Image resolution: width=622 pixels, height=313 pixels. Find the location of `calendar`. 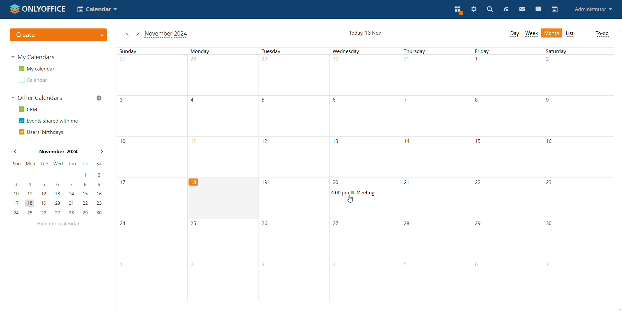

calendar is located at coordinates (555, 9).